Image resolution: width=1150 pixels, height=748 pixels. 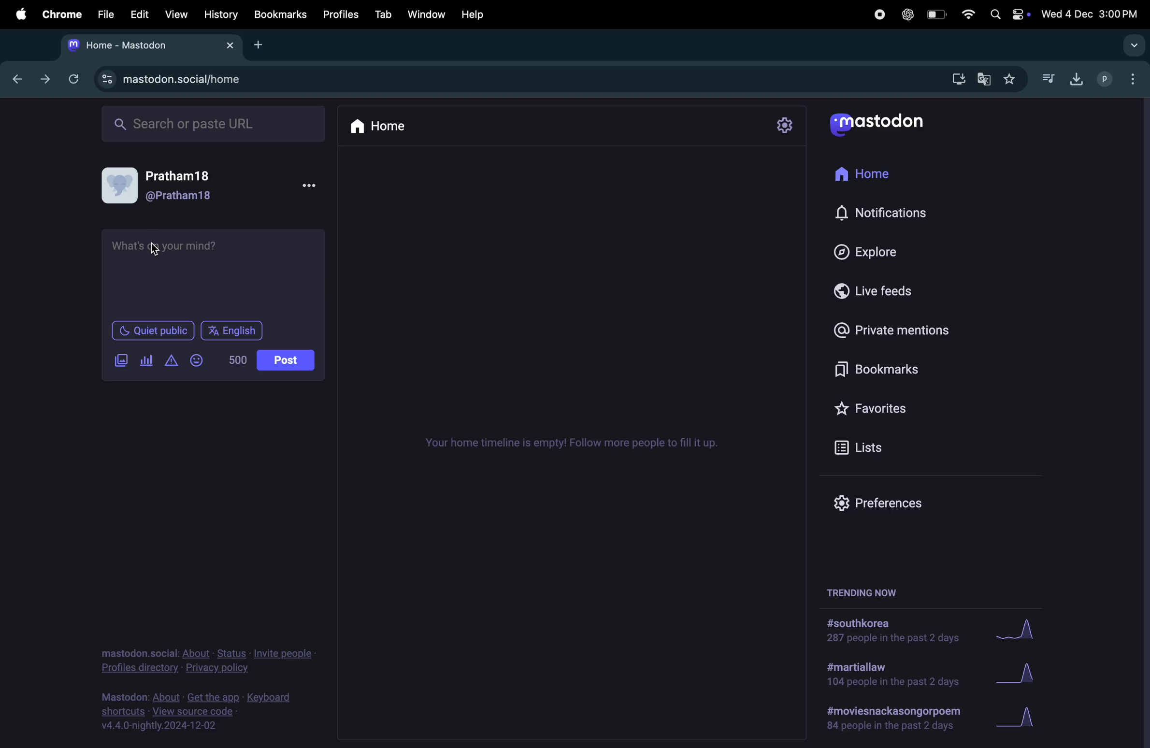 What do you see at coordinates (875, 175) in the screenshot?
I see `Home` at bounding box center [875, 175].